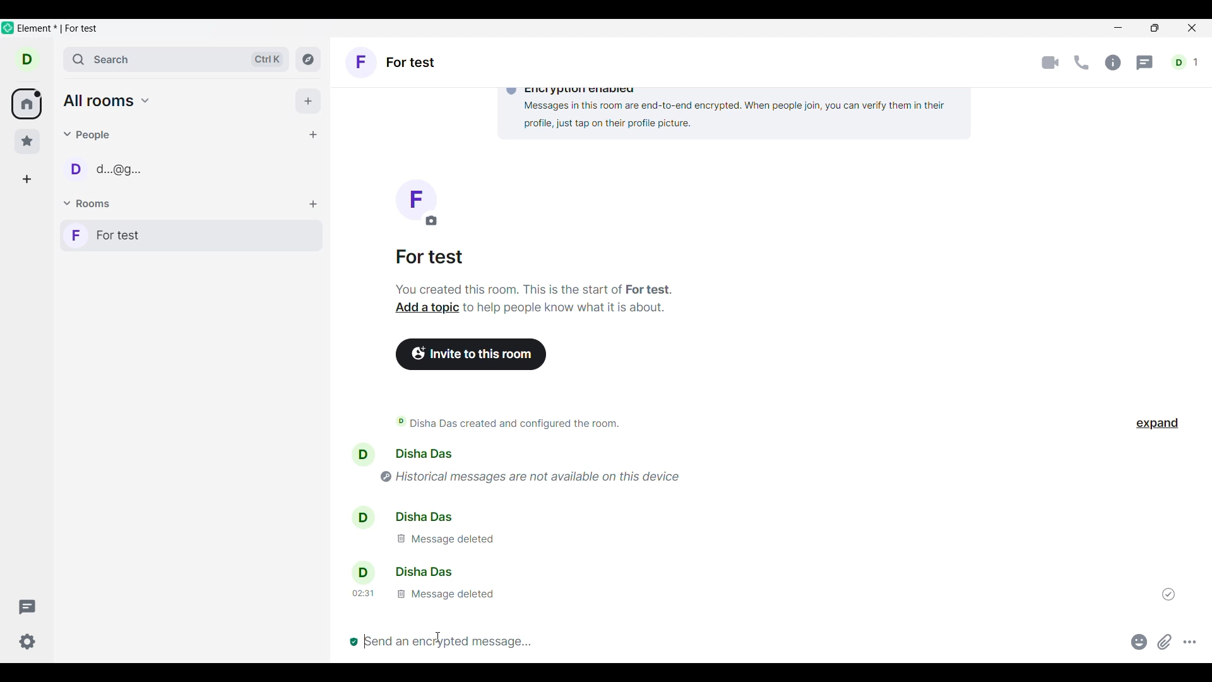 The image size is (1212, 682). Describe the element at coordinates (429, 452) in the screenshot. I see `disha das` at that location.